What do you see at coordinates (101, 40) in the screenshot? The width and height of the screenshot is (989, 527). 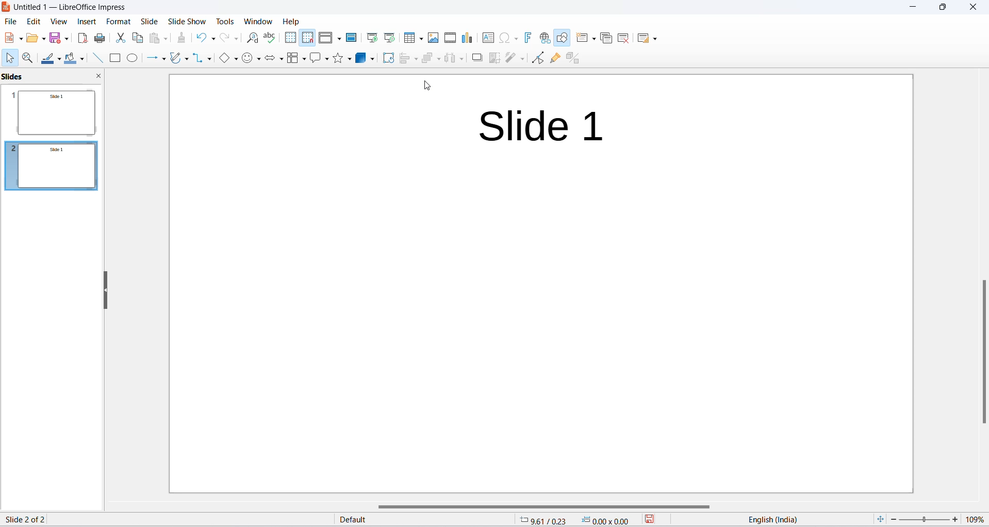 I see `print` at bounding box center [101, 40].